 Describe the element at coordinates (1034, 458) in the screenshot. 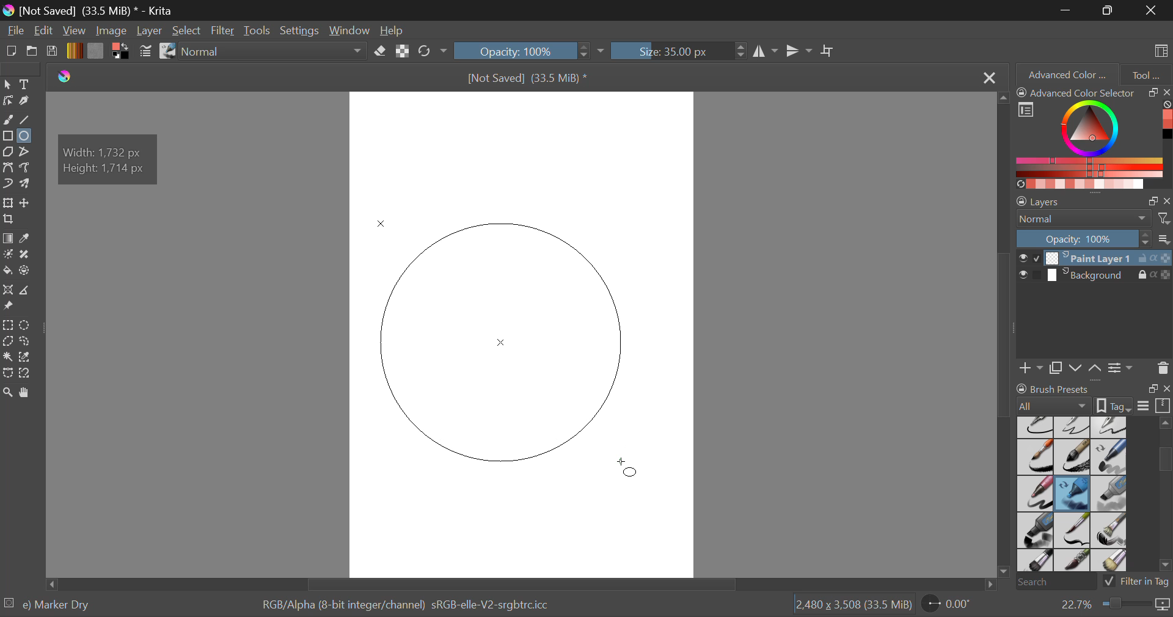

I see `Ink-7 Brush Rough` at that location.